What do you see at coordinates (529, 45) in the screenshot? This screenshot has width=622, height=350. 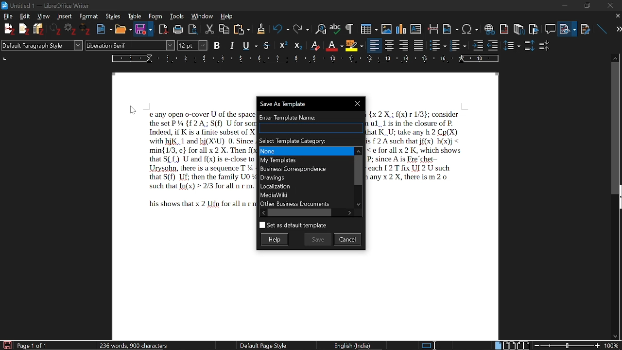 I see `increase paragraph space` at bounding box center [529, 45].